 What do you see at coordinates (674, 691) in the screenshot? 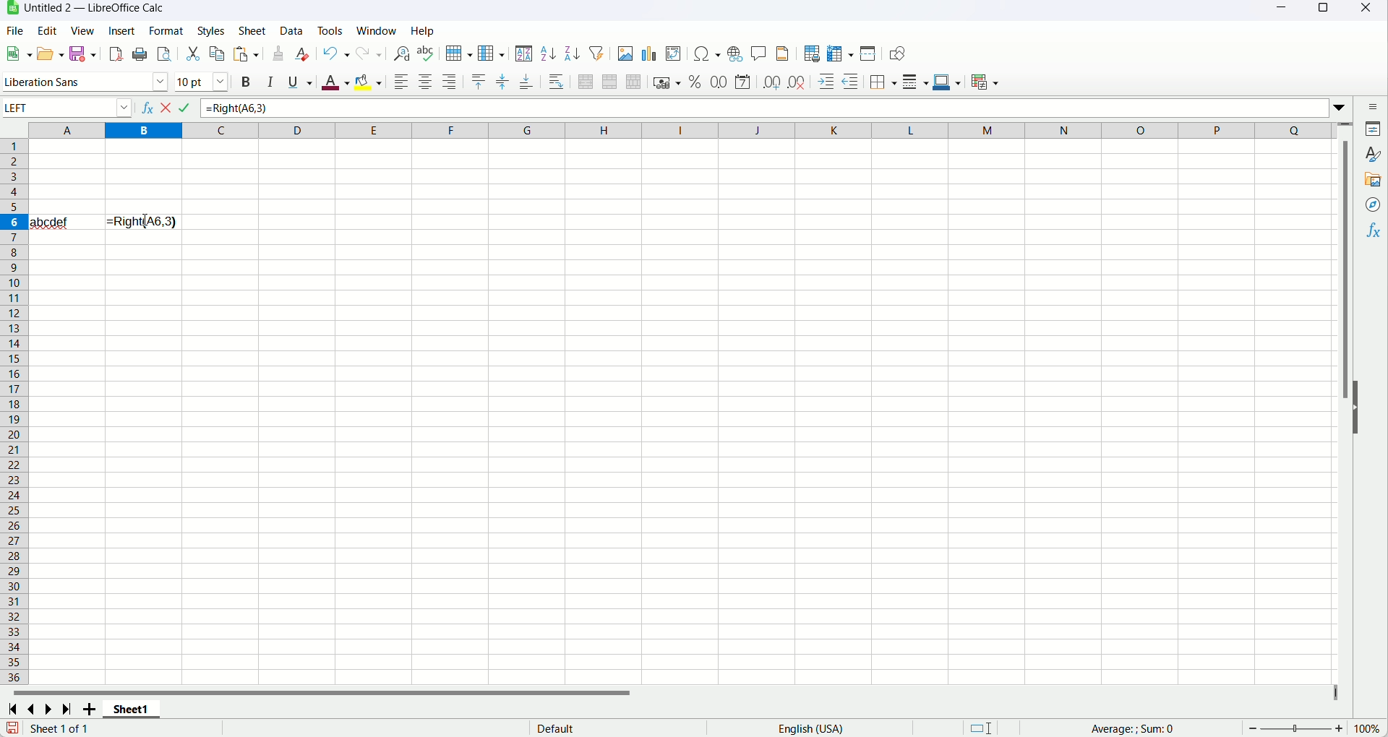
I see `horizontal scroll bar` at bounding box center [674, 691].